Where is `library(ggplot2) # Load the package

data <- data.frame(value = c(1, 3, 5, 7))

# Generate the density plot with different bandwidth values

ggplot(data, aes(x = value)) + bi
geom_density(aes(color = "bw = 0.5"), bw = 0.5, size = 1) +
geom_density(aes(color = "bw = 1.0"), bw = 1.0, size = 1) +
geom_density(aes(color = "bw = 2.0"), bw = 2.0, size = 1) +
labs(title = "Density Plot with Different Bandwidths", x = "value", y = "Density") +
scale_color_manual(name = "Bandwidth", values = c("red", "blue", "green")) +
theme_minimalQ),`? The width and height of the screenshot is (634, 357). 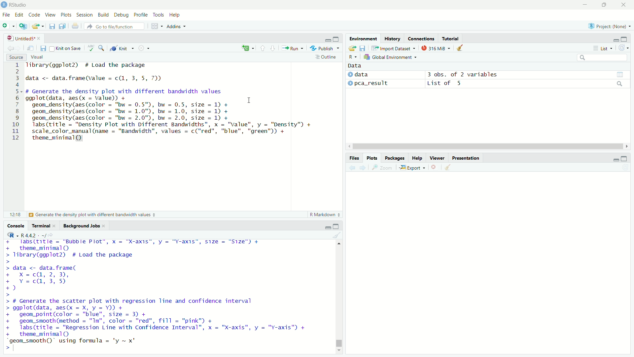
library(ggplot2) # Load the package

data <- data.frame(value = c(1, 3, 5, 7))

# Generate the density plot with different bandwidth values

ggplot(data, aes(x = value)) + bi
geom_density(aes(color = "bw = 0.5"), bw = 0.5, size = 1) +
geom_density(aes(color = "bw = 1.0"), bw = 1.0, size = 1) +
geom_density(aes(color = "bw = 2.0"), bw = 2.0, size = 1) +
labs(title = "Density Plot with Different Bandwidths", x = "value", y = "Density") +
scale_color_manual(name = "Bandwidth", values = c("red", "blue", "green")) +
theme_minimalQ), is located at coordinates (170, 102).